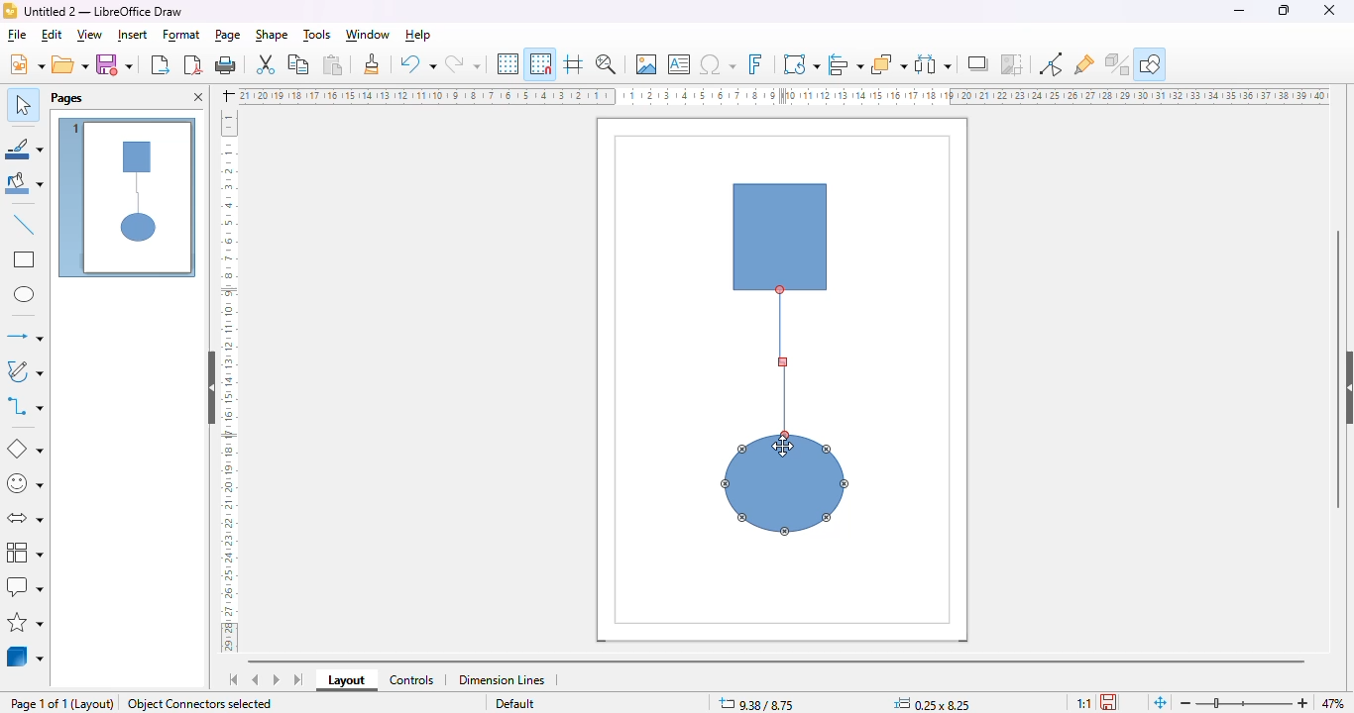 The image size is (1354, 713). I want to click on close, so click(1328, 10).